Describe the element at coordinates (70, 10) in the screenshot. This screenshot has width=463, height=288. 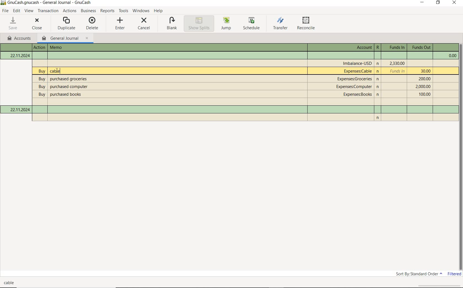
I see `ACTIONS` at that location.